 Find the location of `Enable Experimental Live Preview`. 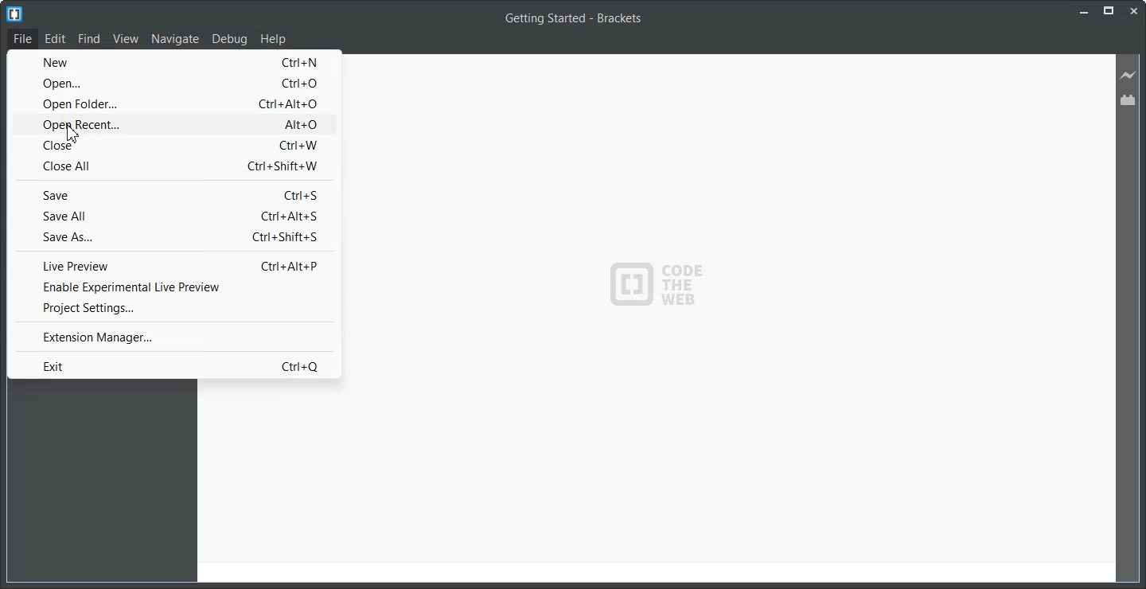

Enable Experimental Live Preview is located at coordinates (175, 287).